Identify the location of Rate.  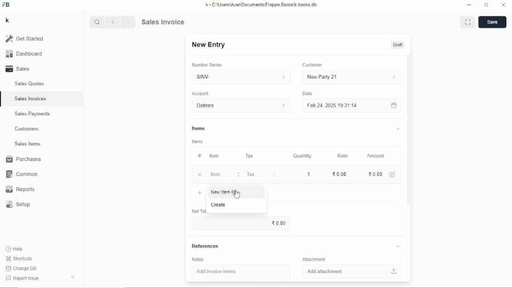
(342, 156).